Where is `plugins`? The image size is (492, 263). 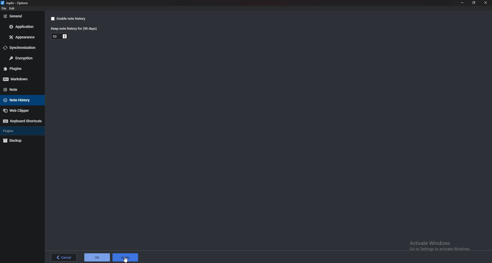
plugins is located at coordinates (21, 68).